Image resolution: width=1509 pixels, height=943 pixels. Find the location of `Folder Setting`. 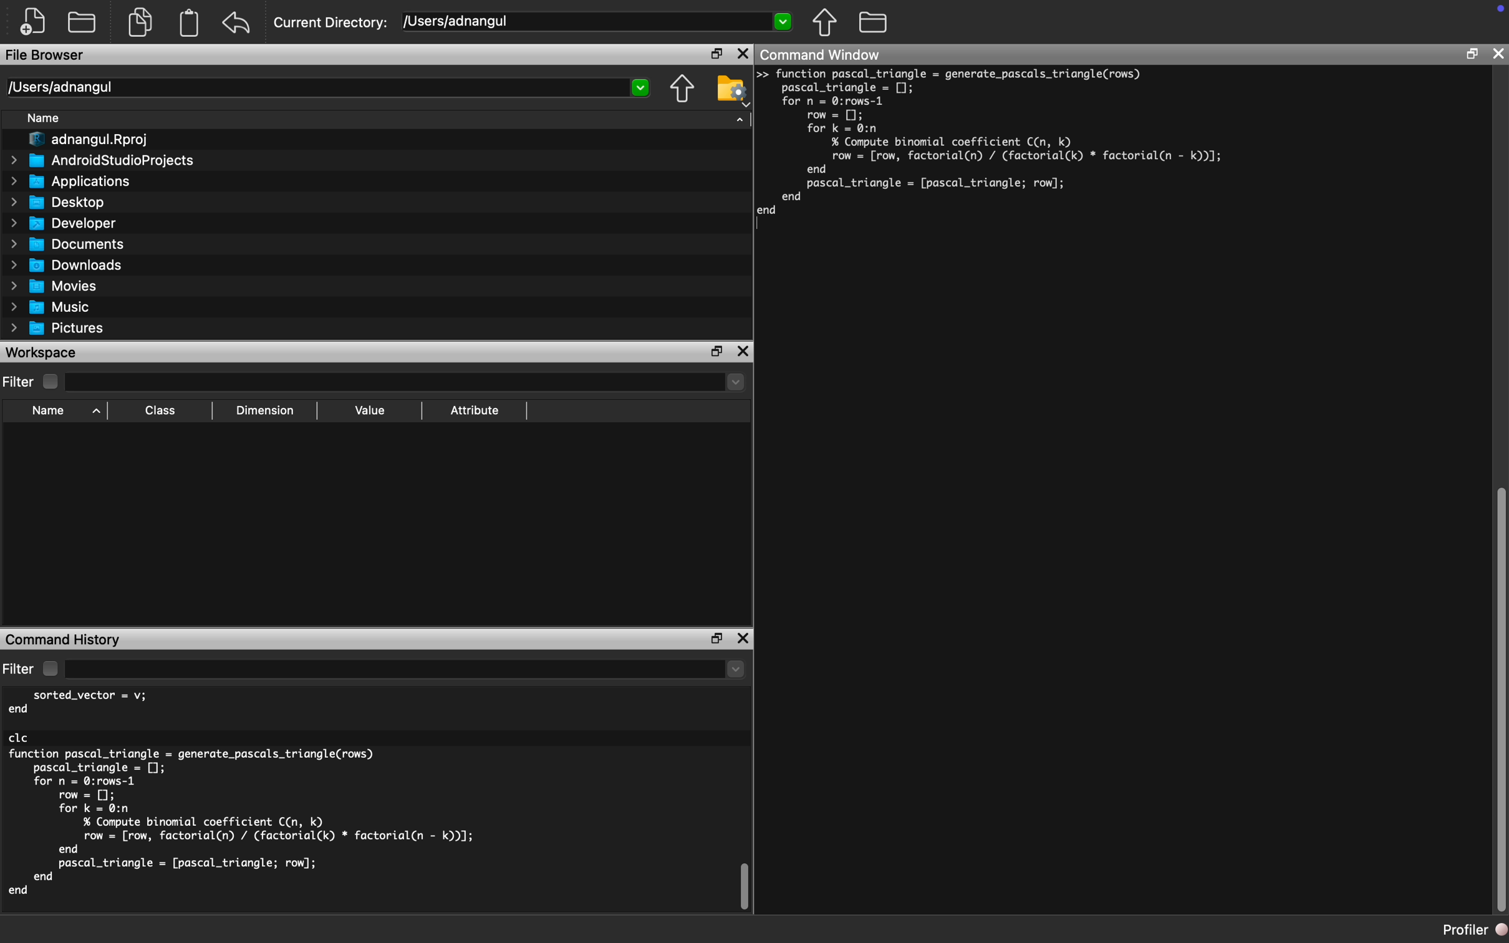

Folder Setting is located at coordinates (733, 90).